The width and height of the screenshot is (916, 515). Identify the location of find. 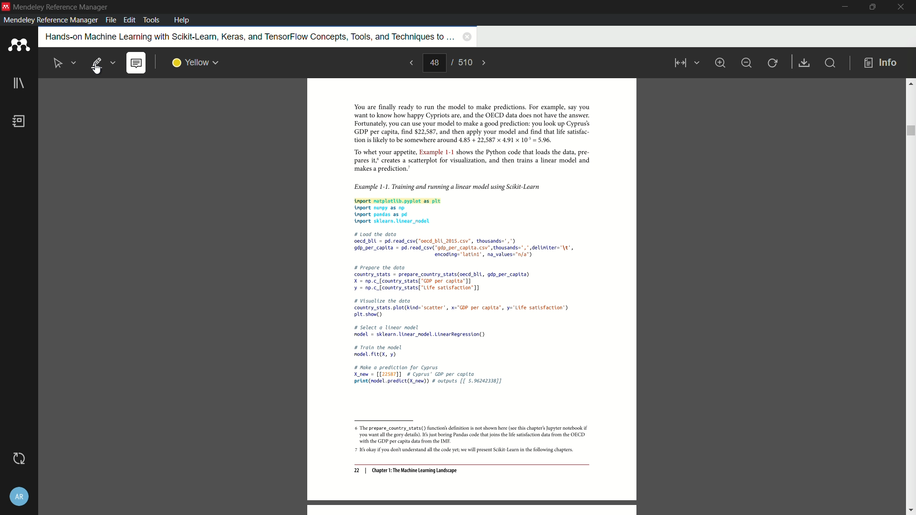
(829, 62).